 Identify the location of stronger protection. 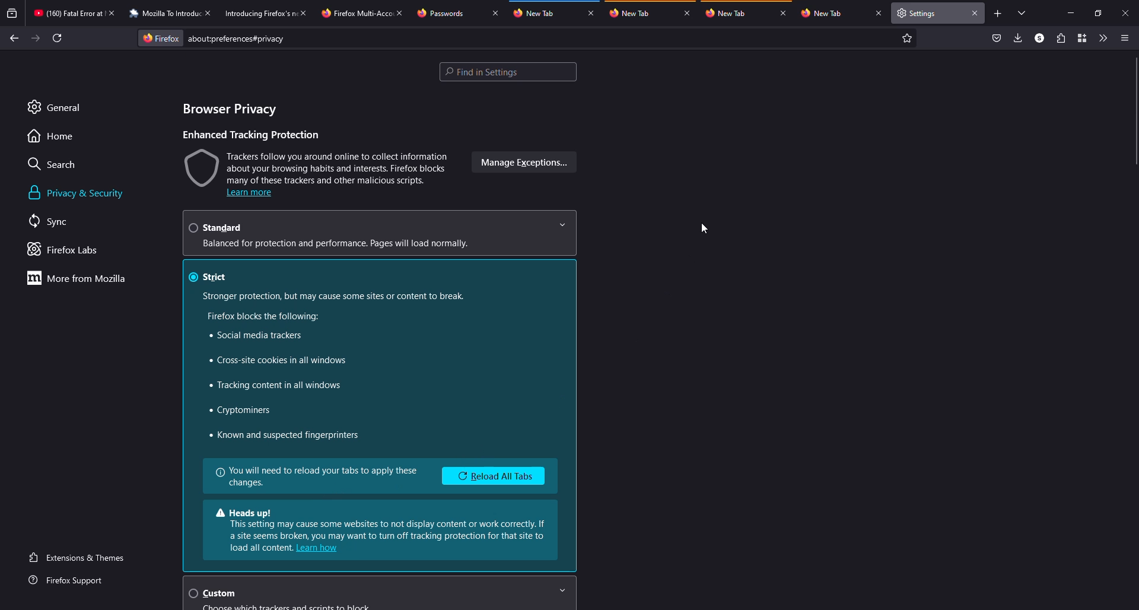
(334, 296).